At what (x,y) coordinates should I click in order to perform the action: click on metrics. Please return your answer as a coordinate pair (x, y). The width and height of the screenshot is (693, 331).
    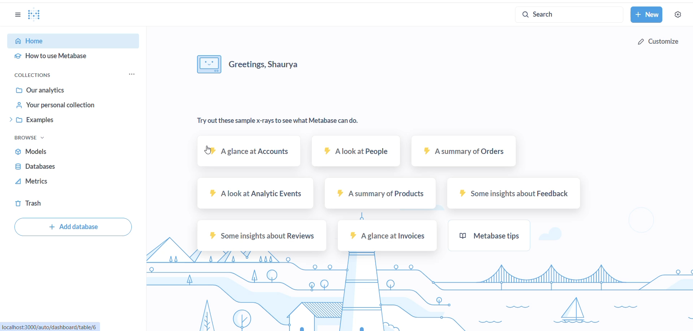
    Looking at the image, I should click on (57, 182).